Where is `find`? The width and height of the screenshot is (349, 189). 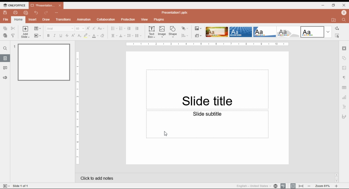 find is located at coordinates (5, 48).